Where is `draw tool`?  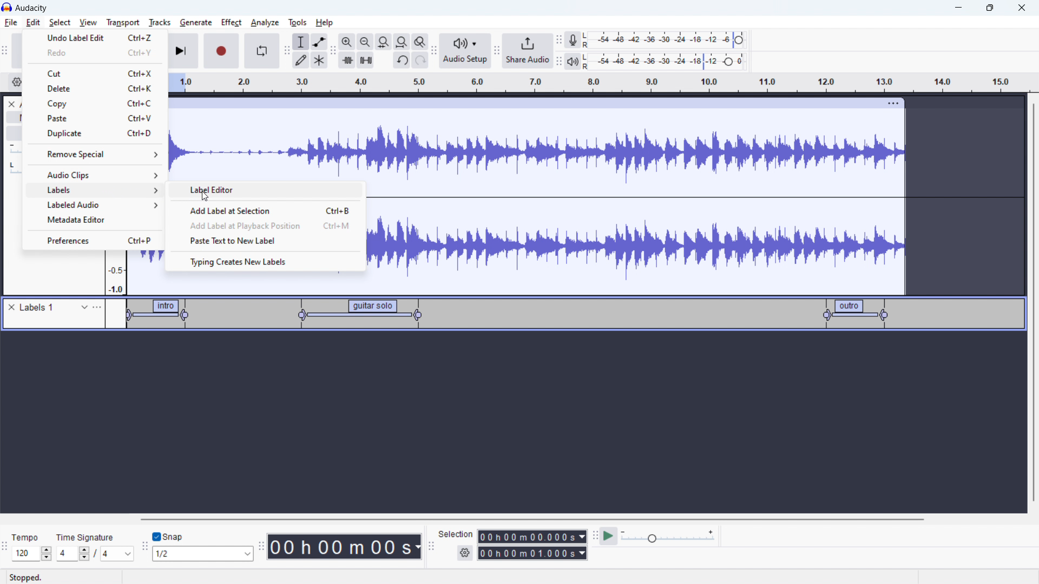 draw tool is located at coordinates (301, 59).